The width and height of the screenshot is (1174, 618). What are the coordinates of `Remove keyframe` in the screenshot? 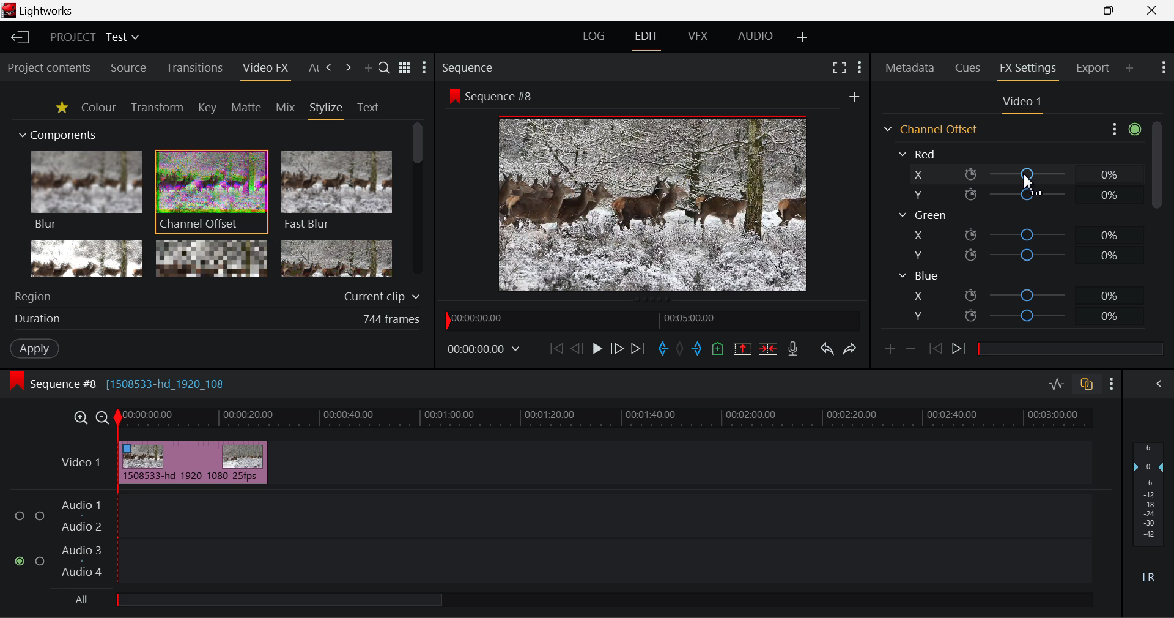 It's located at (911, 352).